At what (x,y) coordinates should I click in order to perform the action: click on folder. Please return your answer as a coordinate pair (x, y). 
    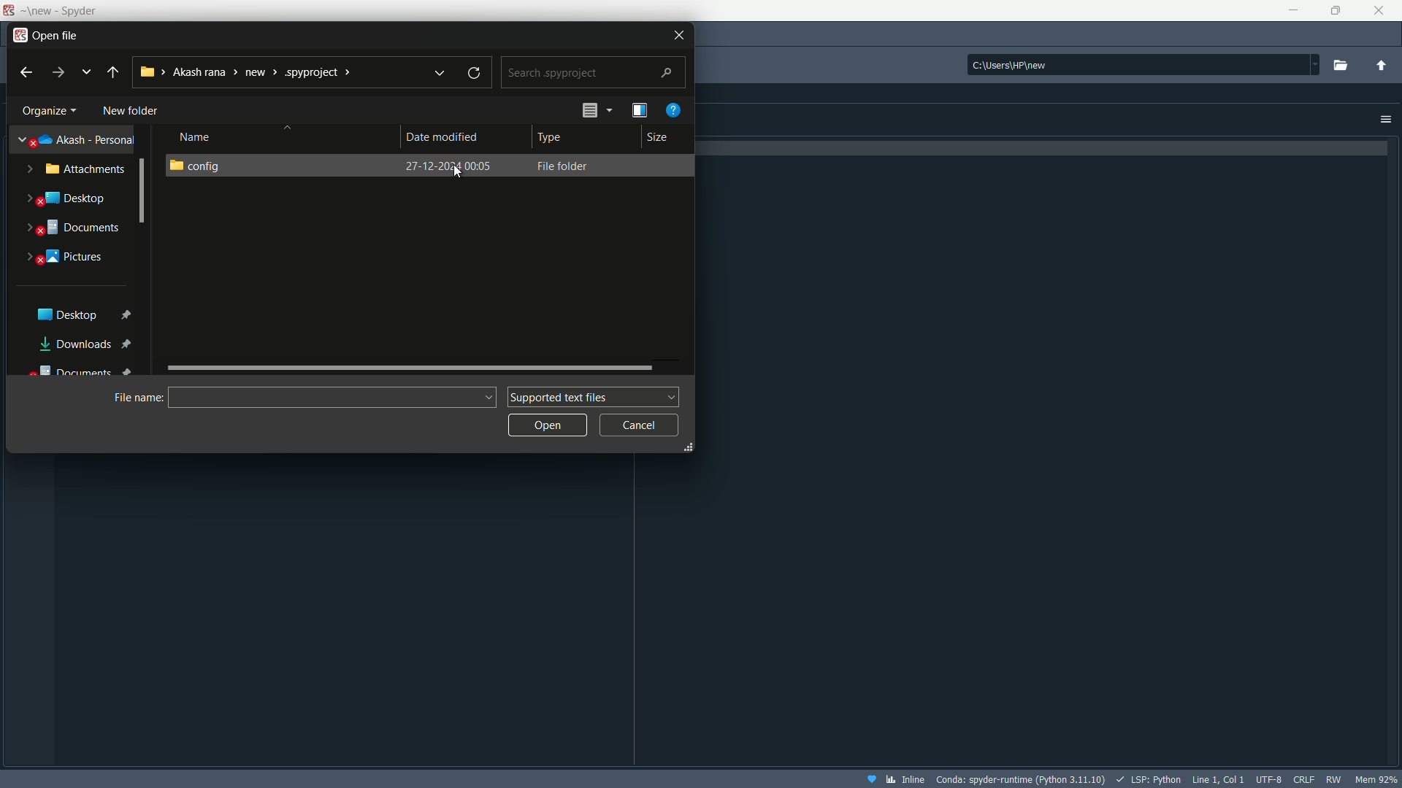
    Looking at the image, I should click on (430, 167).